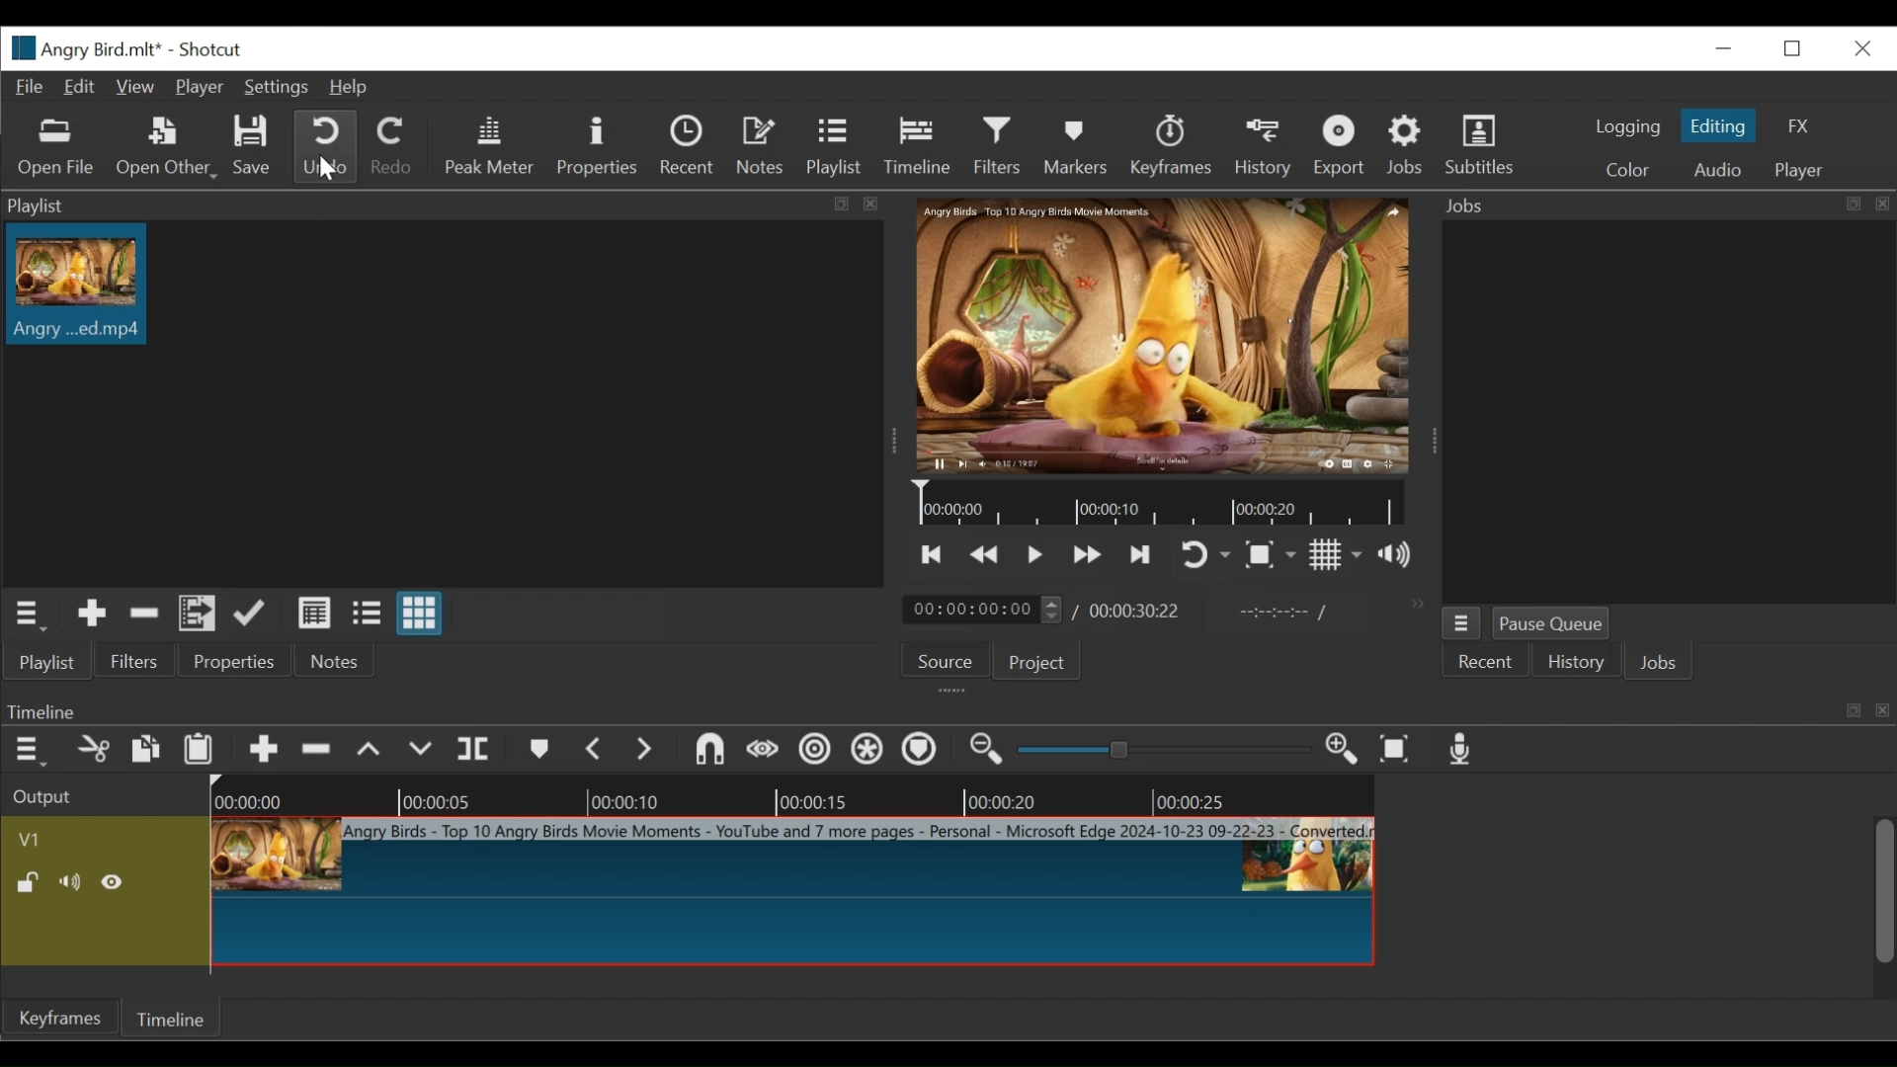 The width and height of the screenshot is (1897, 1067). I want to click on Skip to the next point, so click(1142, 553).